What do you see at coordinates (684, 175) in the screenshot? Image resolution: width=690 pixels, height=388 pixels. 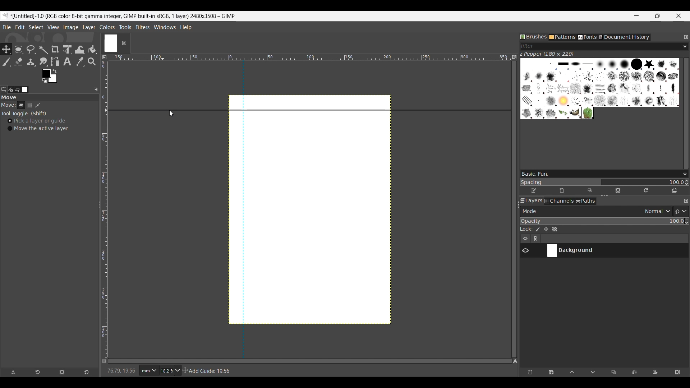 I see `Brush options` at bounding box center [684, 175].